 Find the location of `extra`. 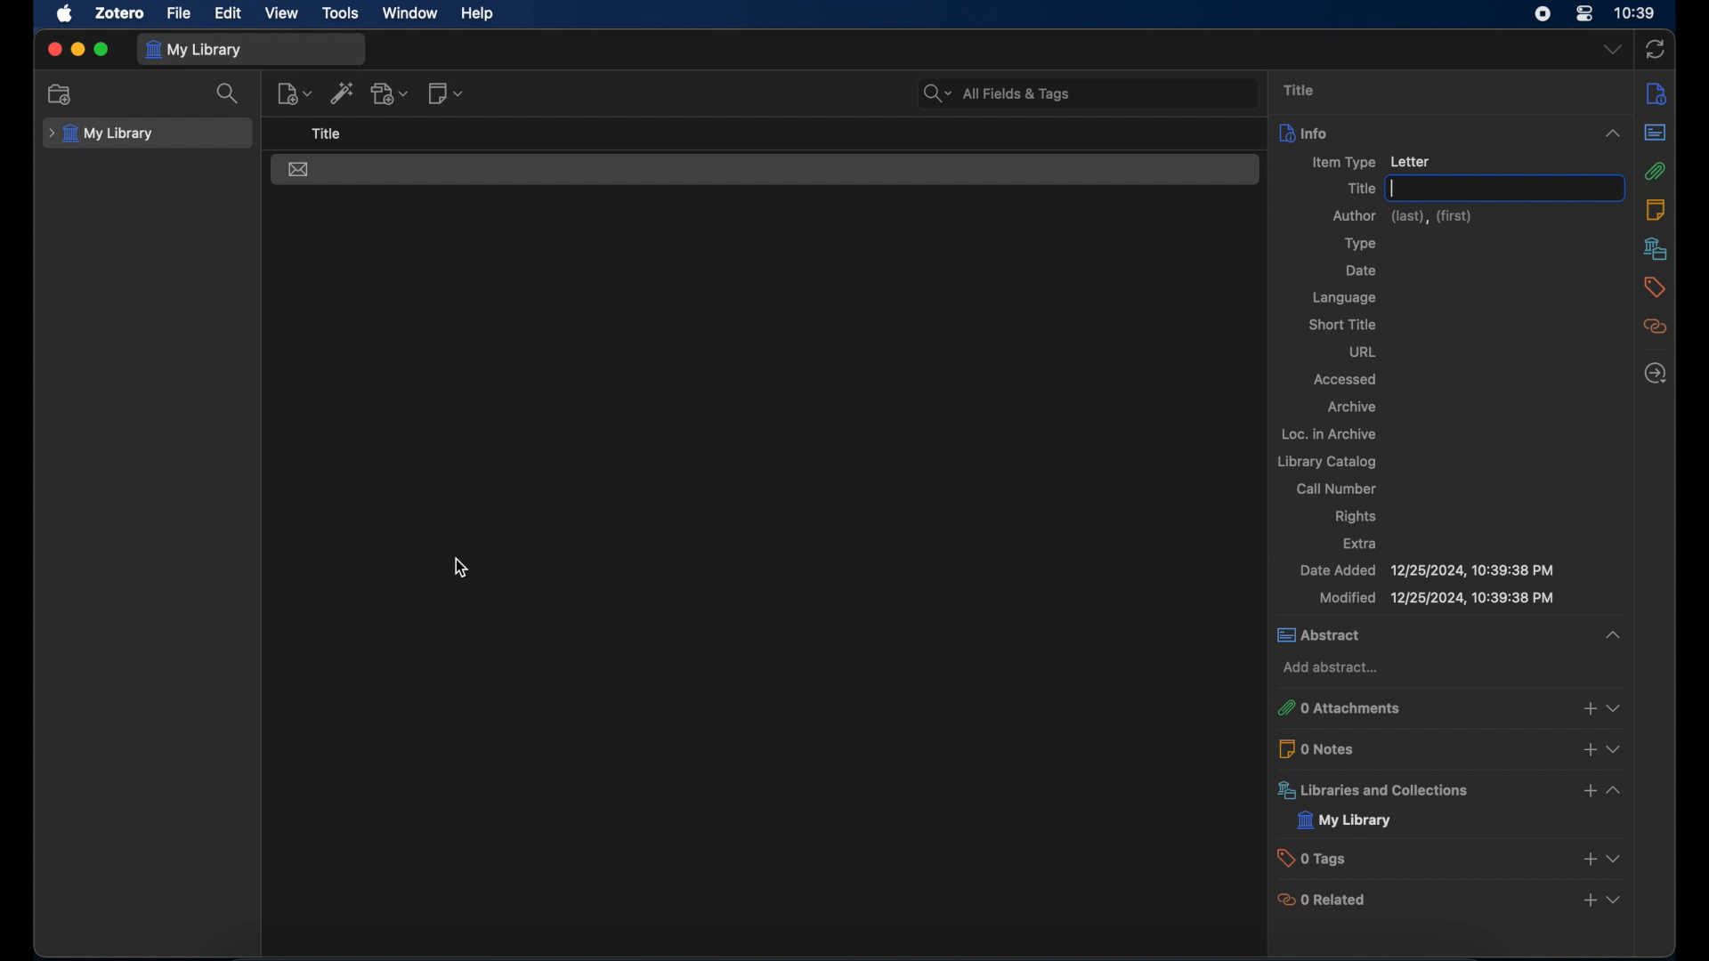

extra is located at coordinates (1363, 543).